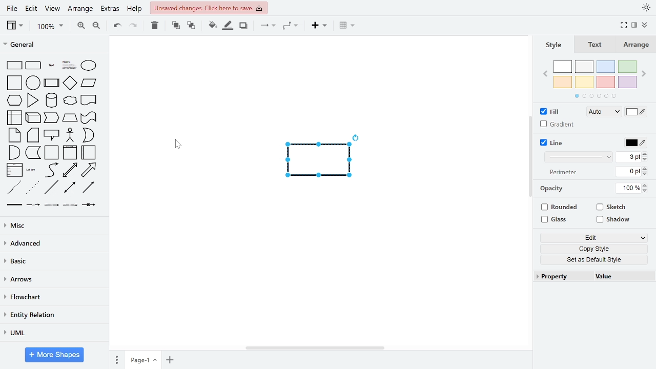  What do you see at coordinates (645, 168) in the screenshot?
I see `increase perimeter` at bounding box center [645, 168].